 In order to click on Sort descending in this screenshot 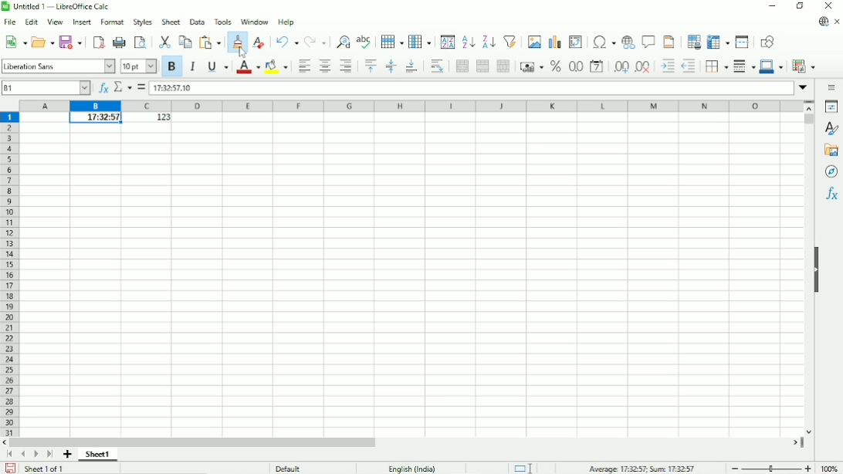, I will do `click(489, 41)`.